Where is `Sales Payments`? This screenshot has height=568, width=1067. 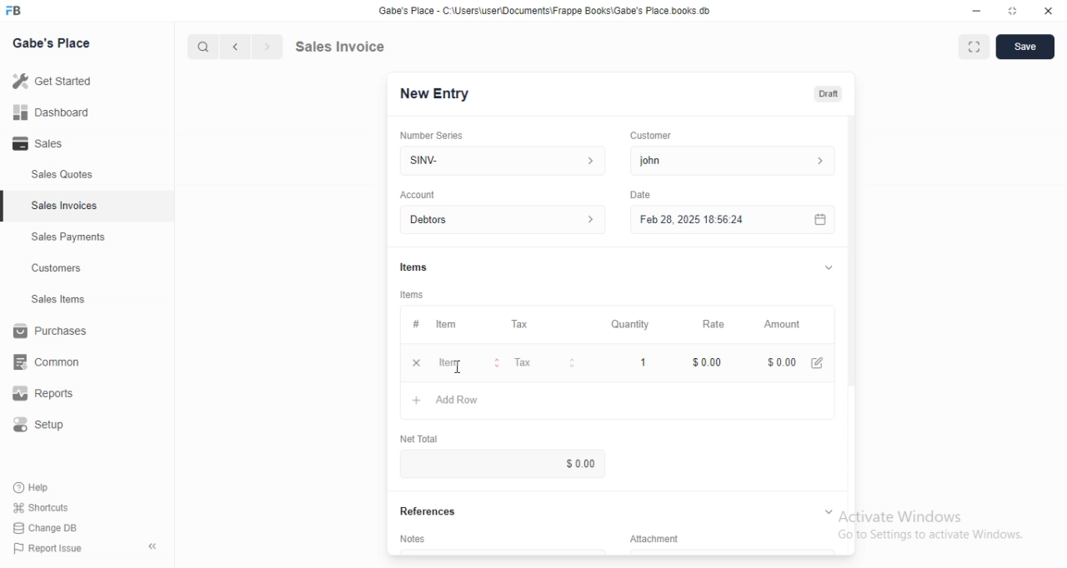
Sales Payments is located at coordinates (64, 237).